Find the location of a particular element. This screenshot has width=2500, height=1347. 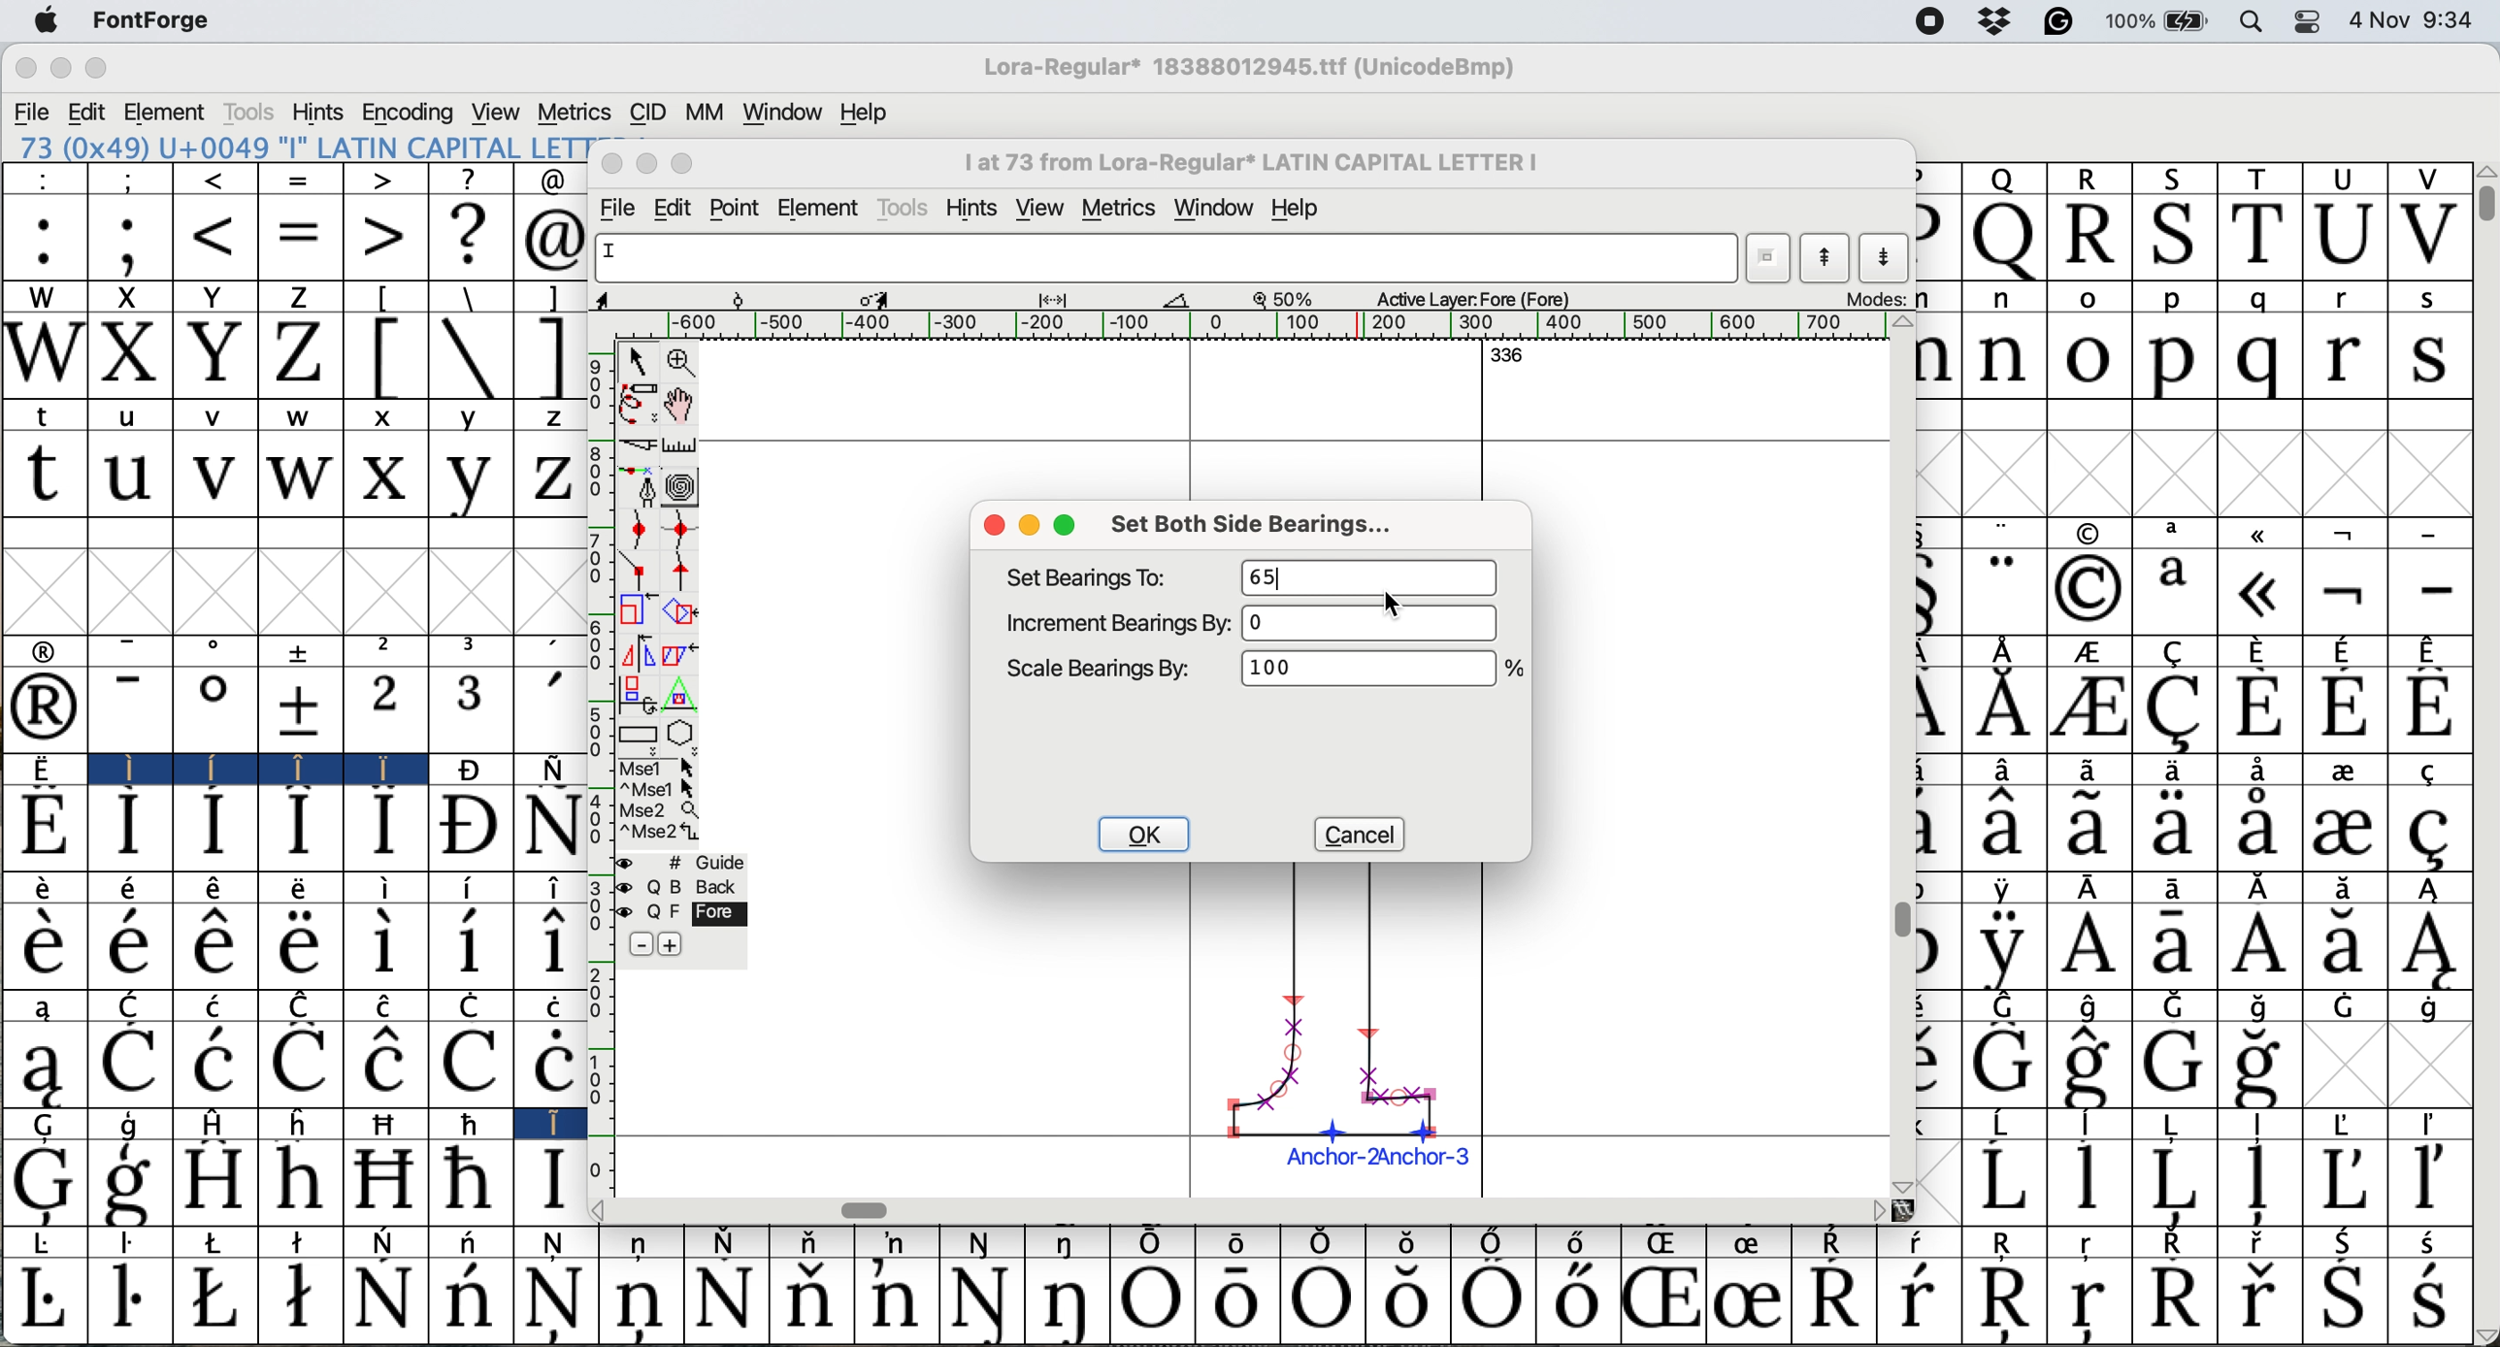

Symbol is located at coordinates (2004, 771).